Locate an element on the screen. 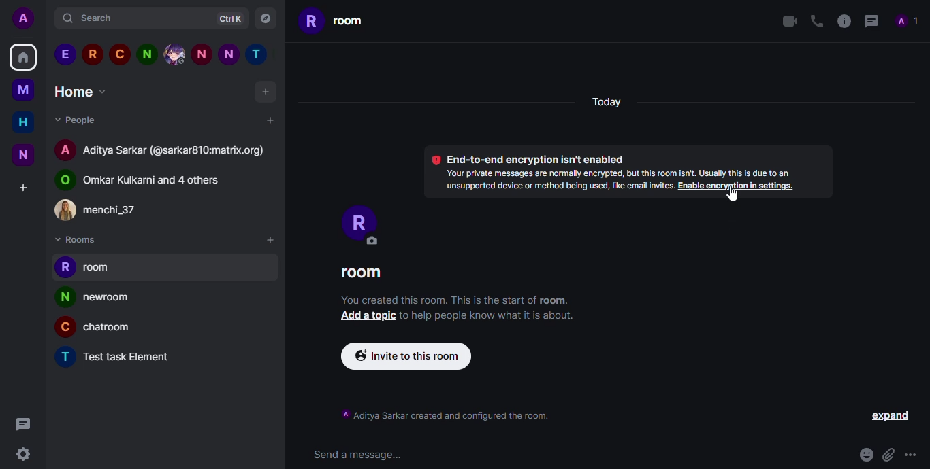 The image size is (930, 469). profile is located at coordinates (355, 218).